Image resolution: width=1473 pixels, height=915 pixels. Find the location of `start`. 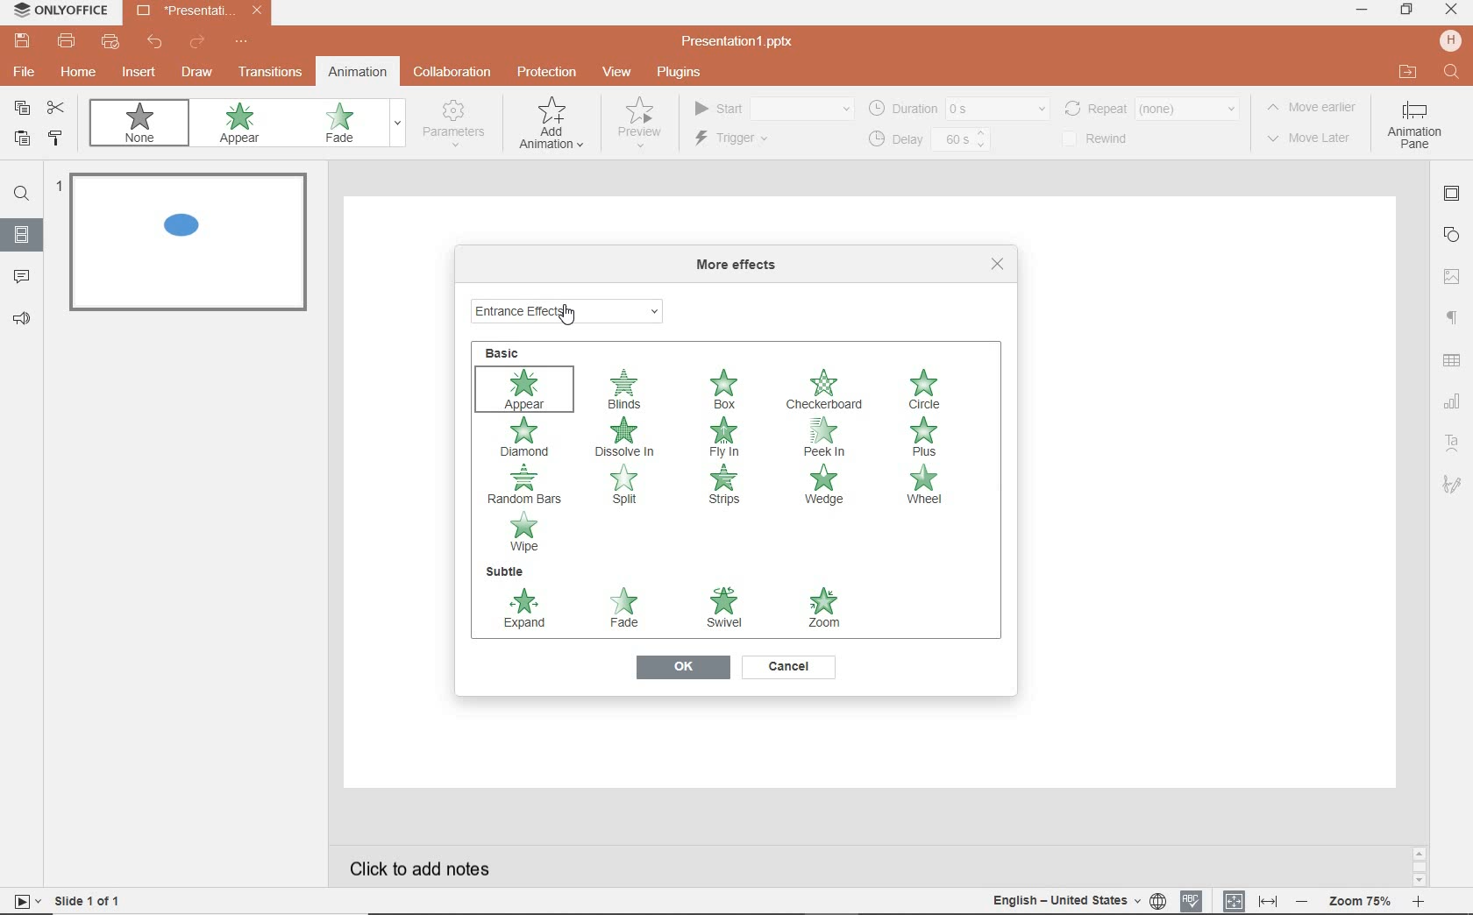

start is located at coordinates (772, 110).